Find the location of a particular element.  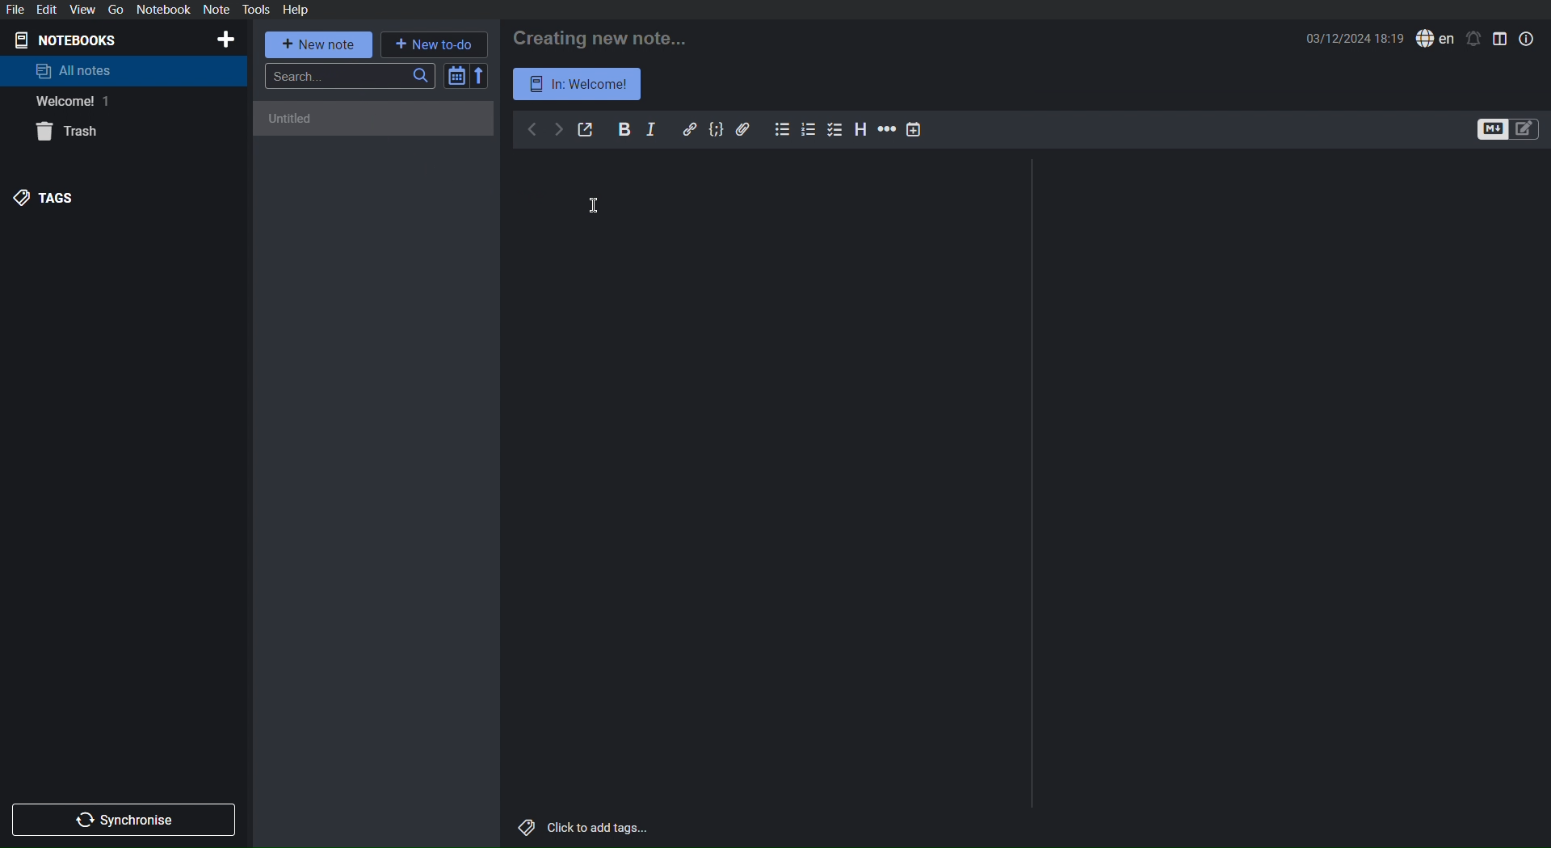

Welcome! is located at coordinates (68, 102).